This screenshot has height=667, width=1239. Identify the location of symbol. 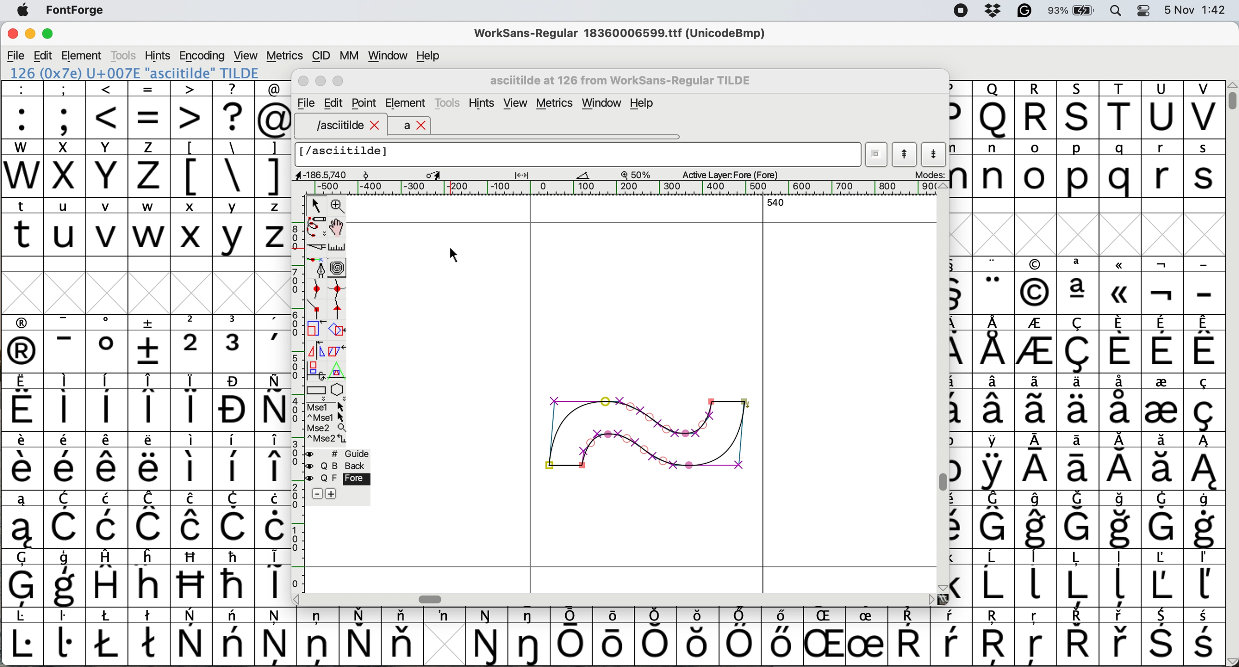
(65, 461).